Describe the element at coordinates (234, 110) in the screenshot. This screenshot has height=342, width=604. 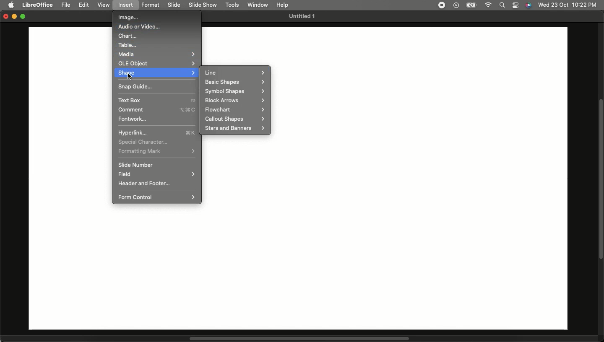
I see `Flowchart` at that location.